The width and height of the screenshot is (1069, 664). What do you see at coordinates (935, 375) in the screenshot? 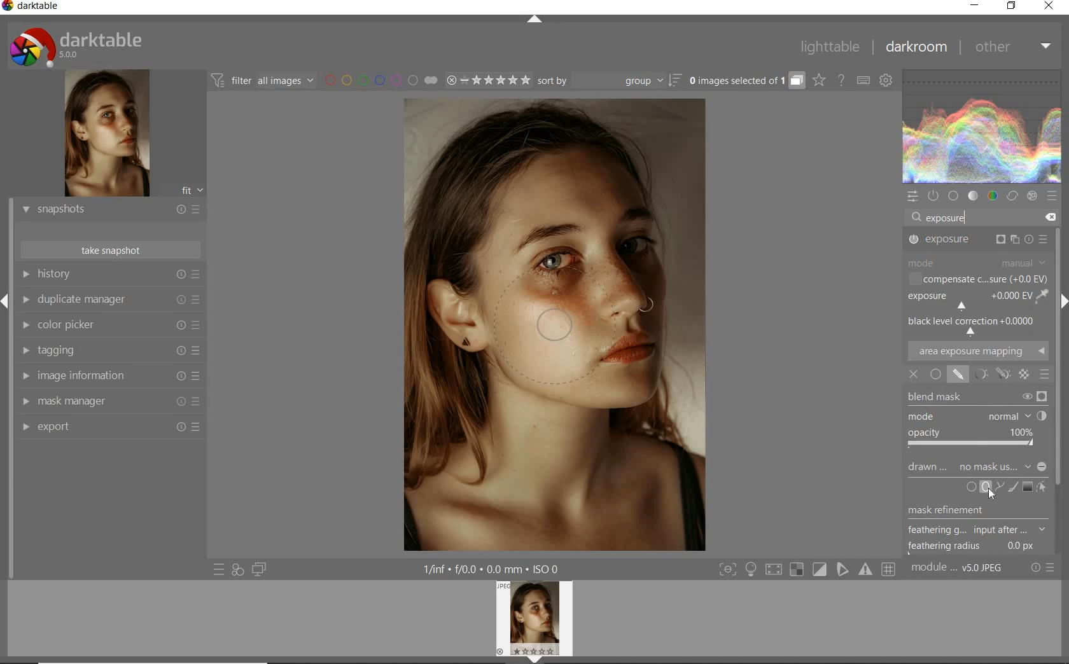
I see `UNIFORMLY` at bounding box center [935, 375].